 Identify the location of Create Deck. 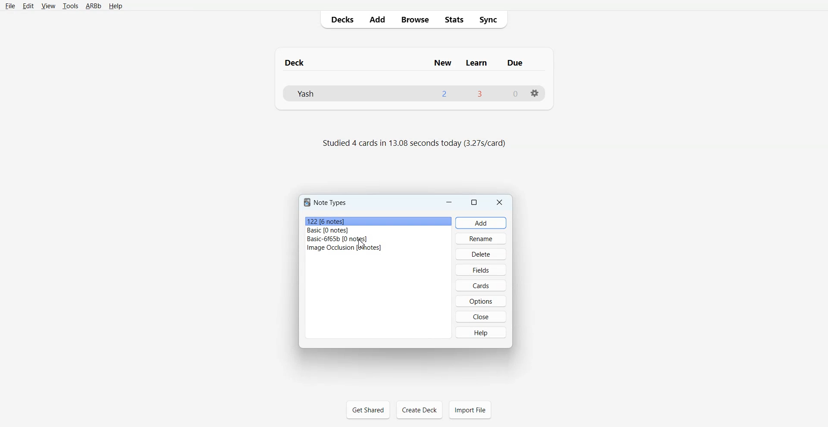
(419, 410).